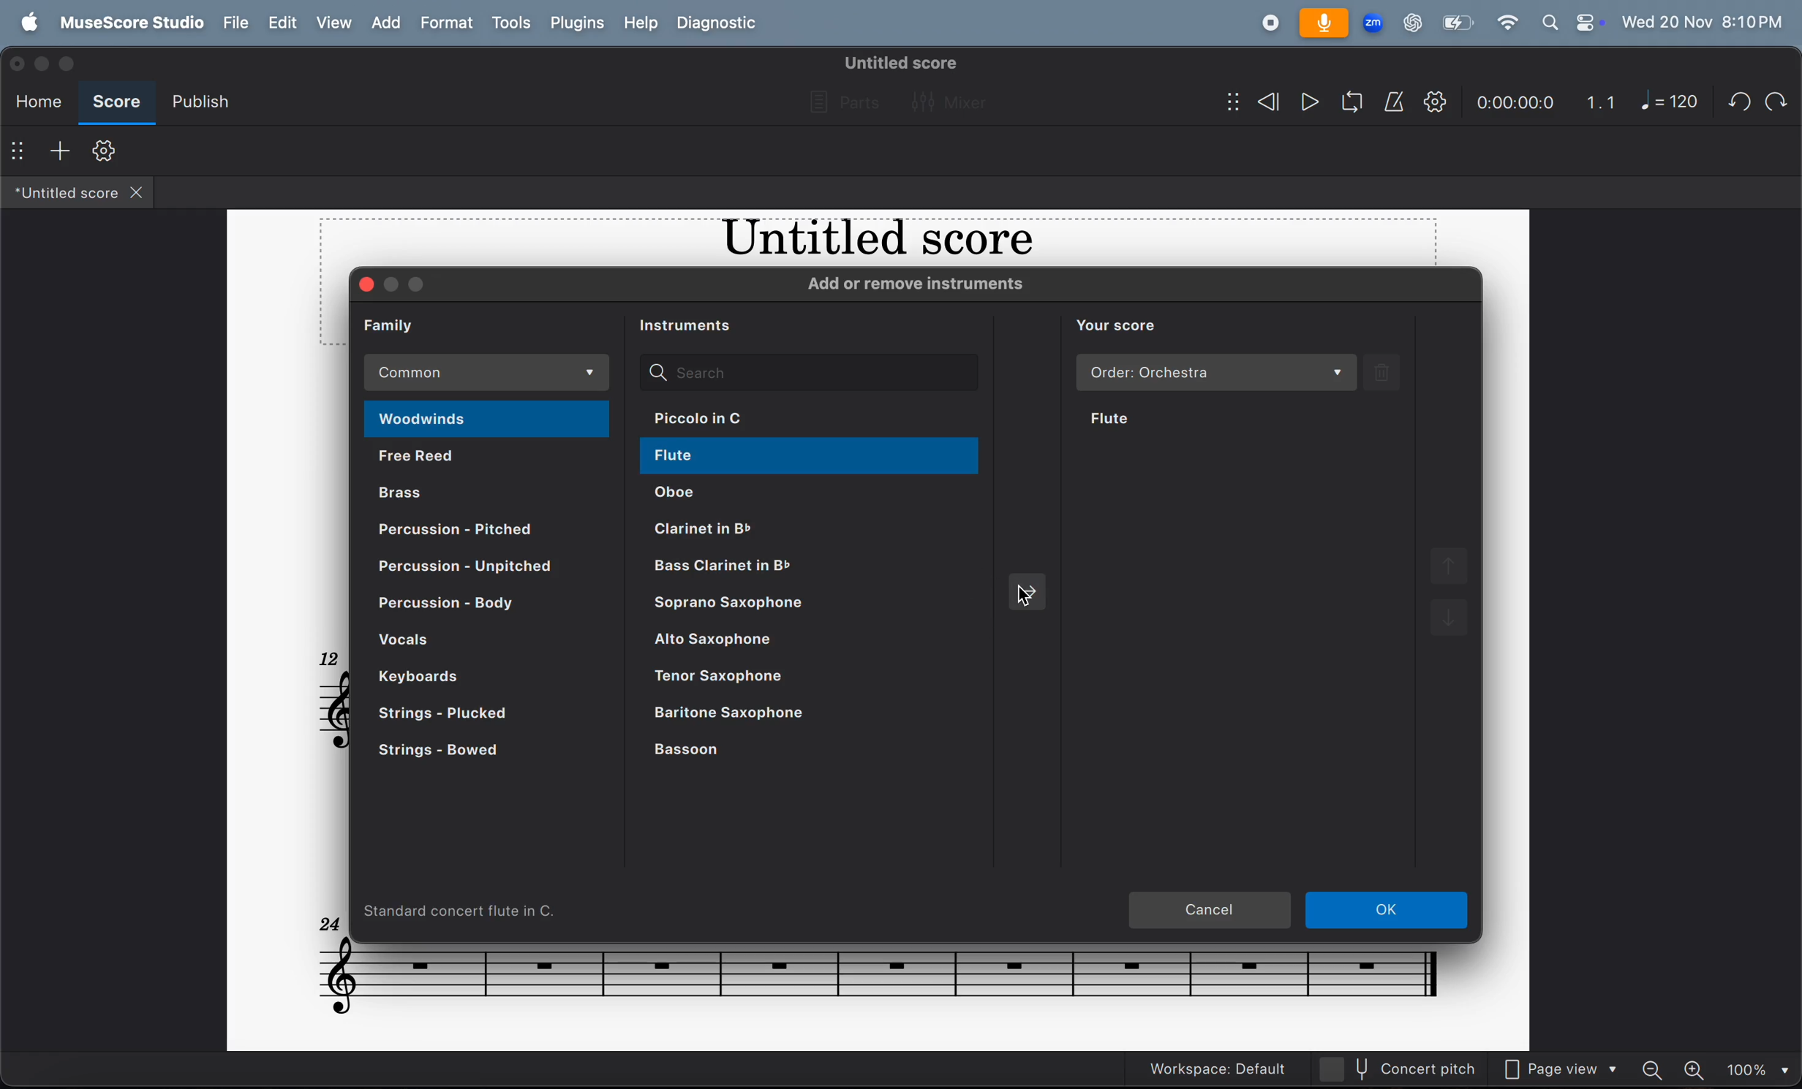 The image size is (1802, 1089). I want to click on diagnostic, so click(719, 27).